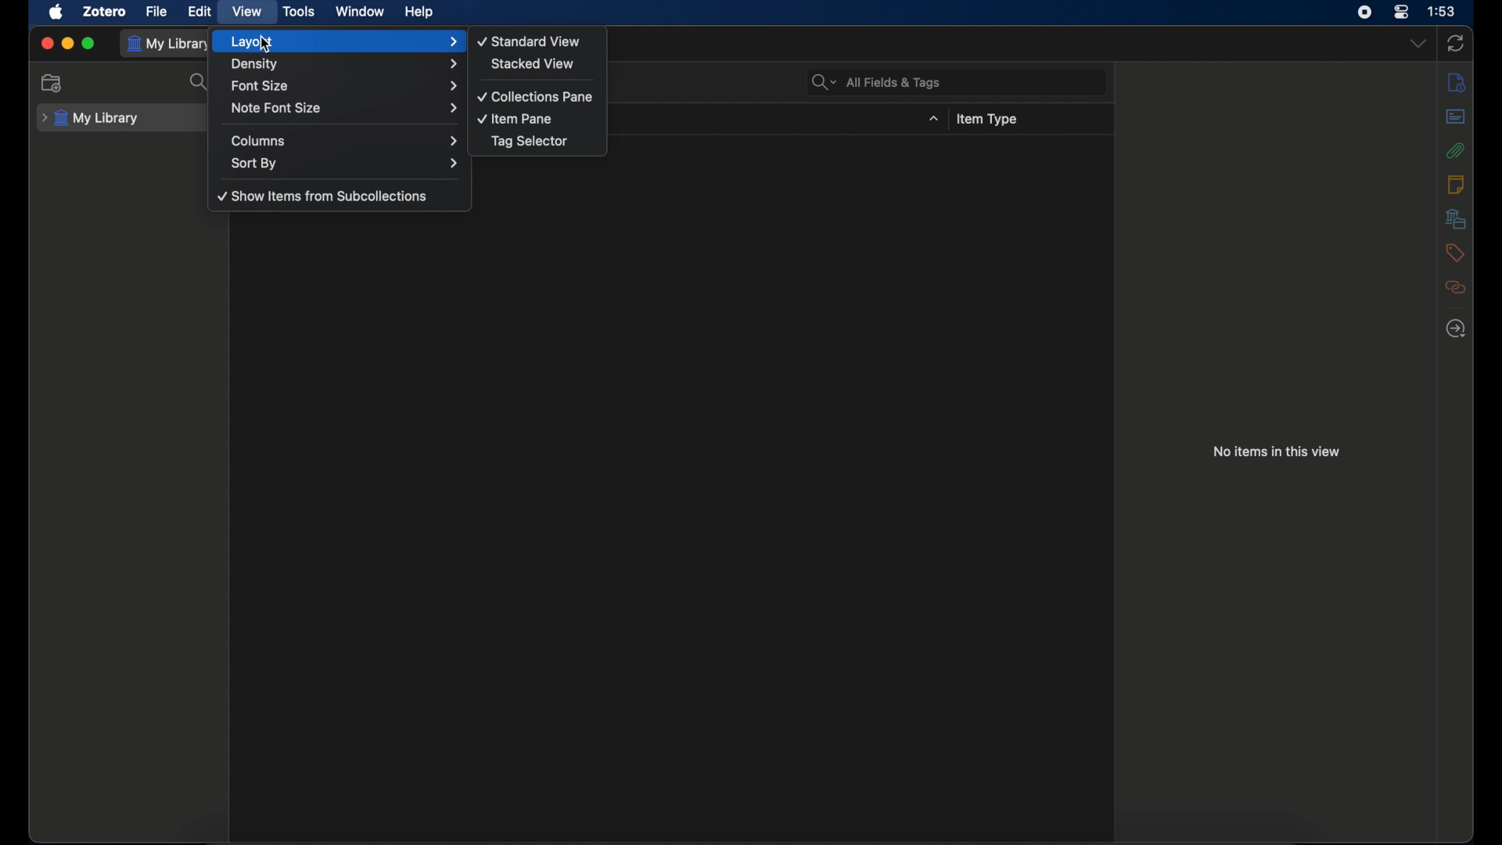 The width and height of the screenshot is (1502, 845). What do you see at coordinates (1454, 150) in the screenshot?
I see `attachments` at bounding box center [1454, 150].